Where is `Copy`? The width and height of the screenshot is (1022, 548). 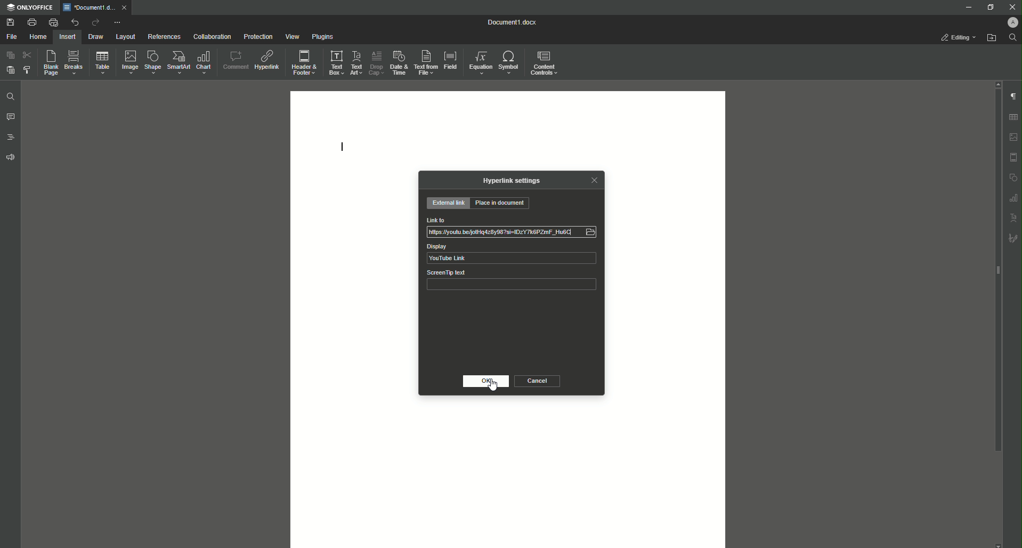 Copy is located at coordinates (10, 55).